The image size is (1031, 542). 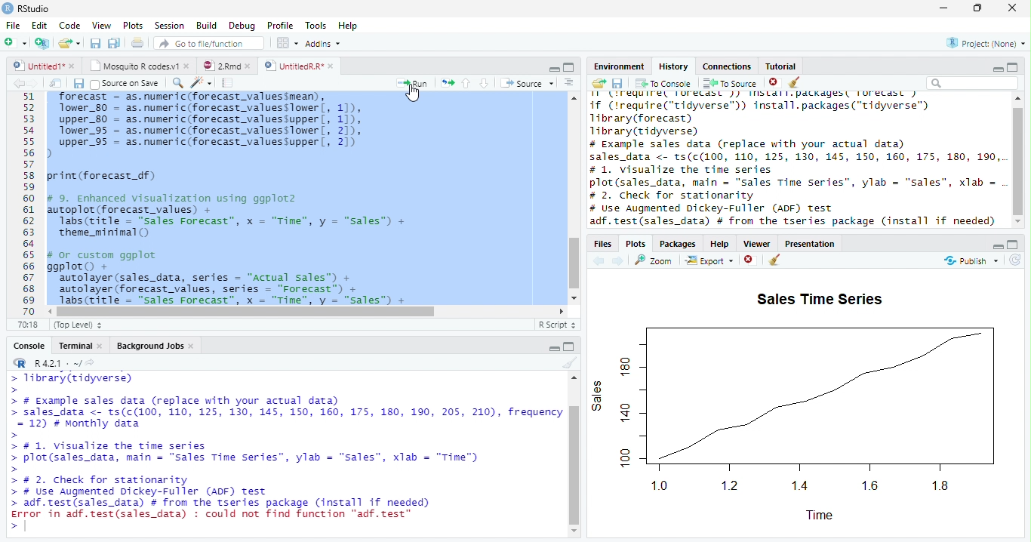 What do you see at coordinates (325, 43) in the screenshot?
I see `Addins` at bounding box center [325, 43].